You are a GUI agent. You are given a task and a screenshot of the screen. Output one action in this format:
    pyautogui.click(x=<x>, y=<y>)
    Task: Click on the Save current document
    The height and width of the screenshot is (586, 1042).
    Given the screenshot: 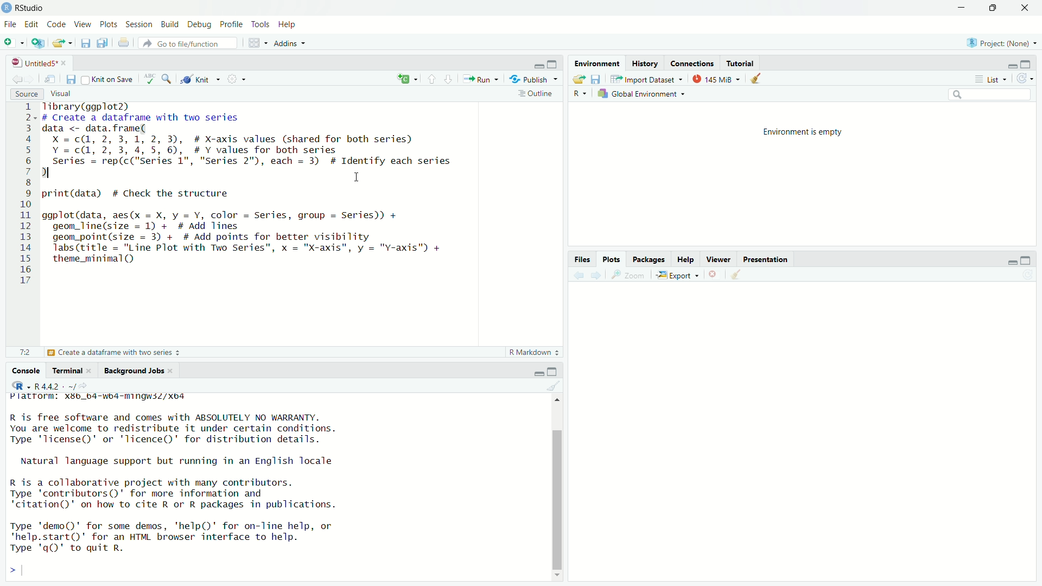 What is the action you would take?
    pyautogui.click(x=87, y=43)
    